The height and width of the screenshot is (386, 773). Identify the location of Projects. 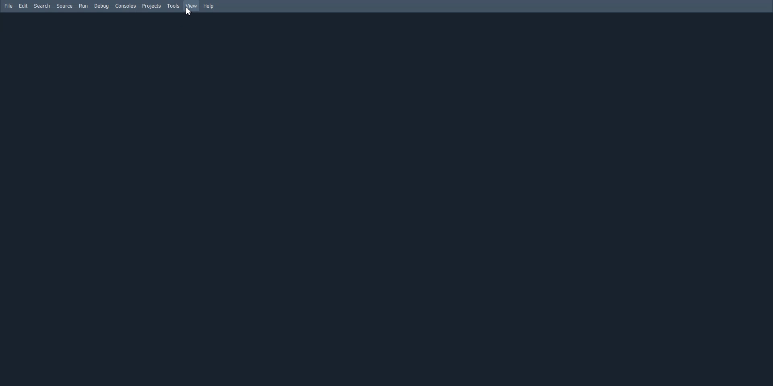
(152, 6).